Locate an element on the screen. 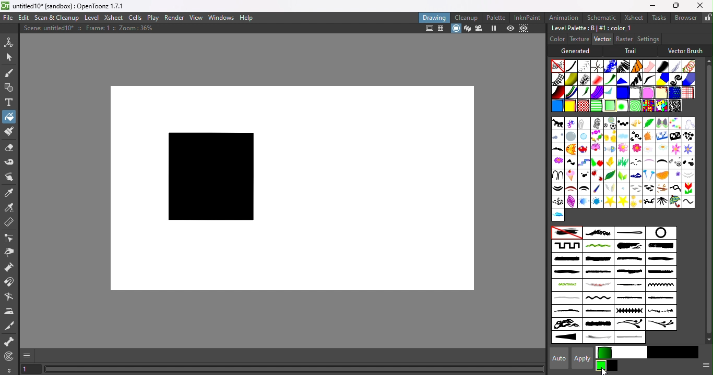 This screenshot has width=713, height=375. Help is located at coordinates (249, 17).